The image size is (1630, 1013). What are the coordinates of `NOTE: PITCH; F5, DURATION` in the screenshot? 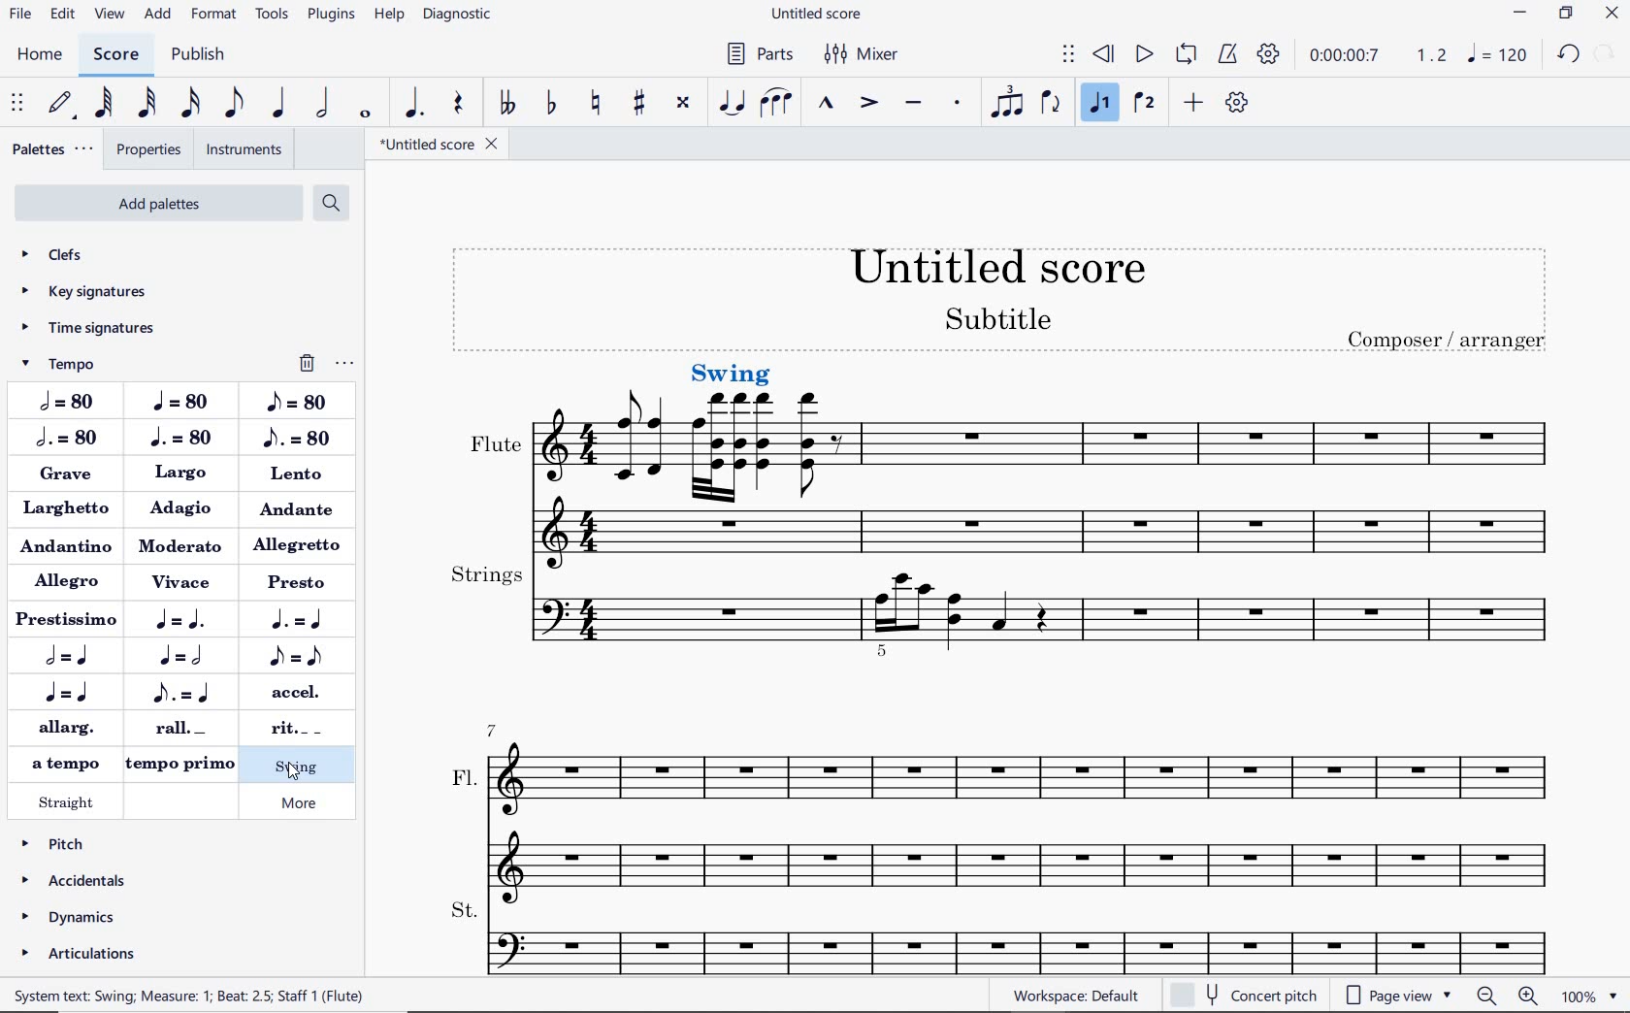 It's located at (266, 997).